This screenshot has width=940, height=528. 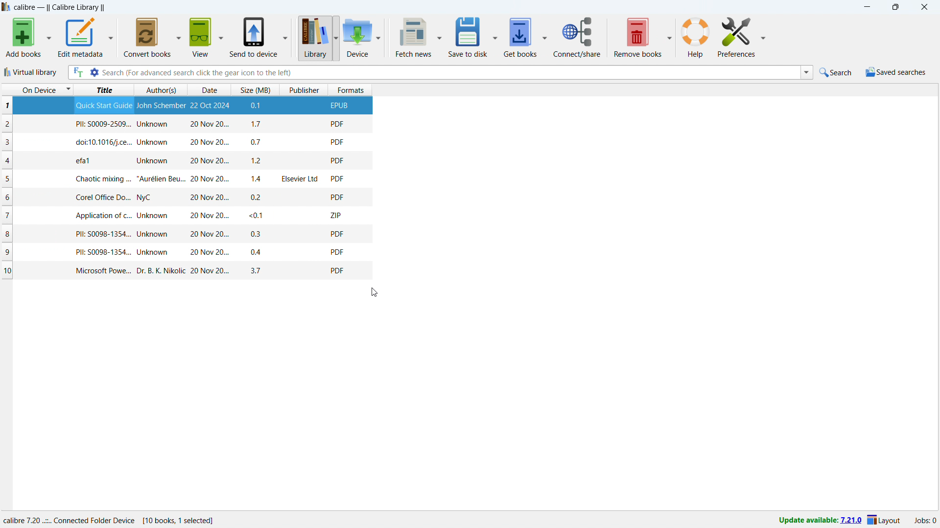 What do you see at coordinates (94, 72) in the screenshot?
I see `advanced search` at bounding box center [94, 72].